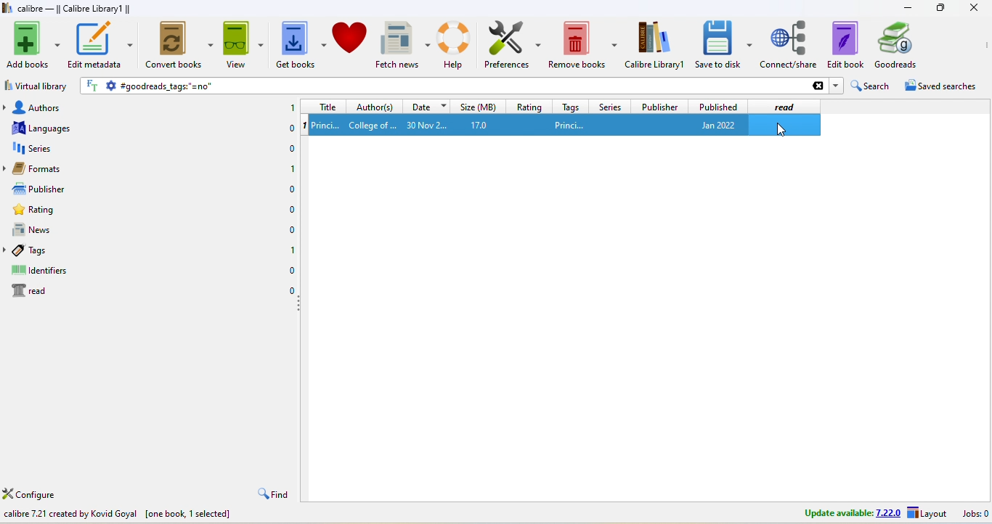 Image resolution: width=992 pixels, height=524 pixels. I want to click on settings, so click(110, 86).